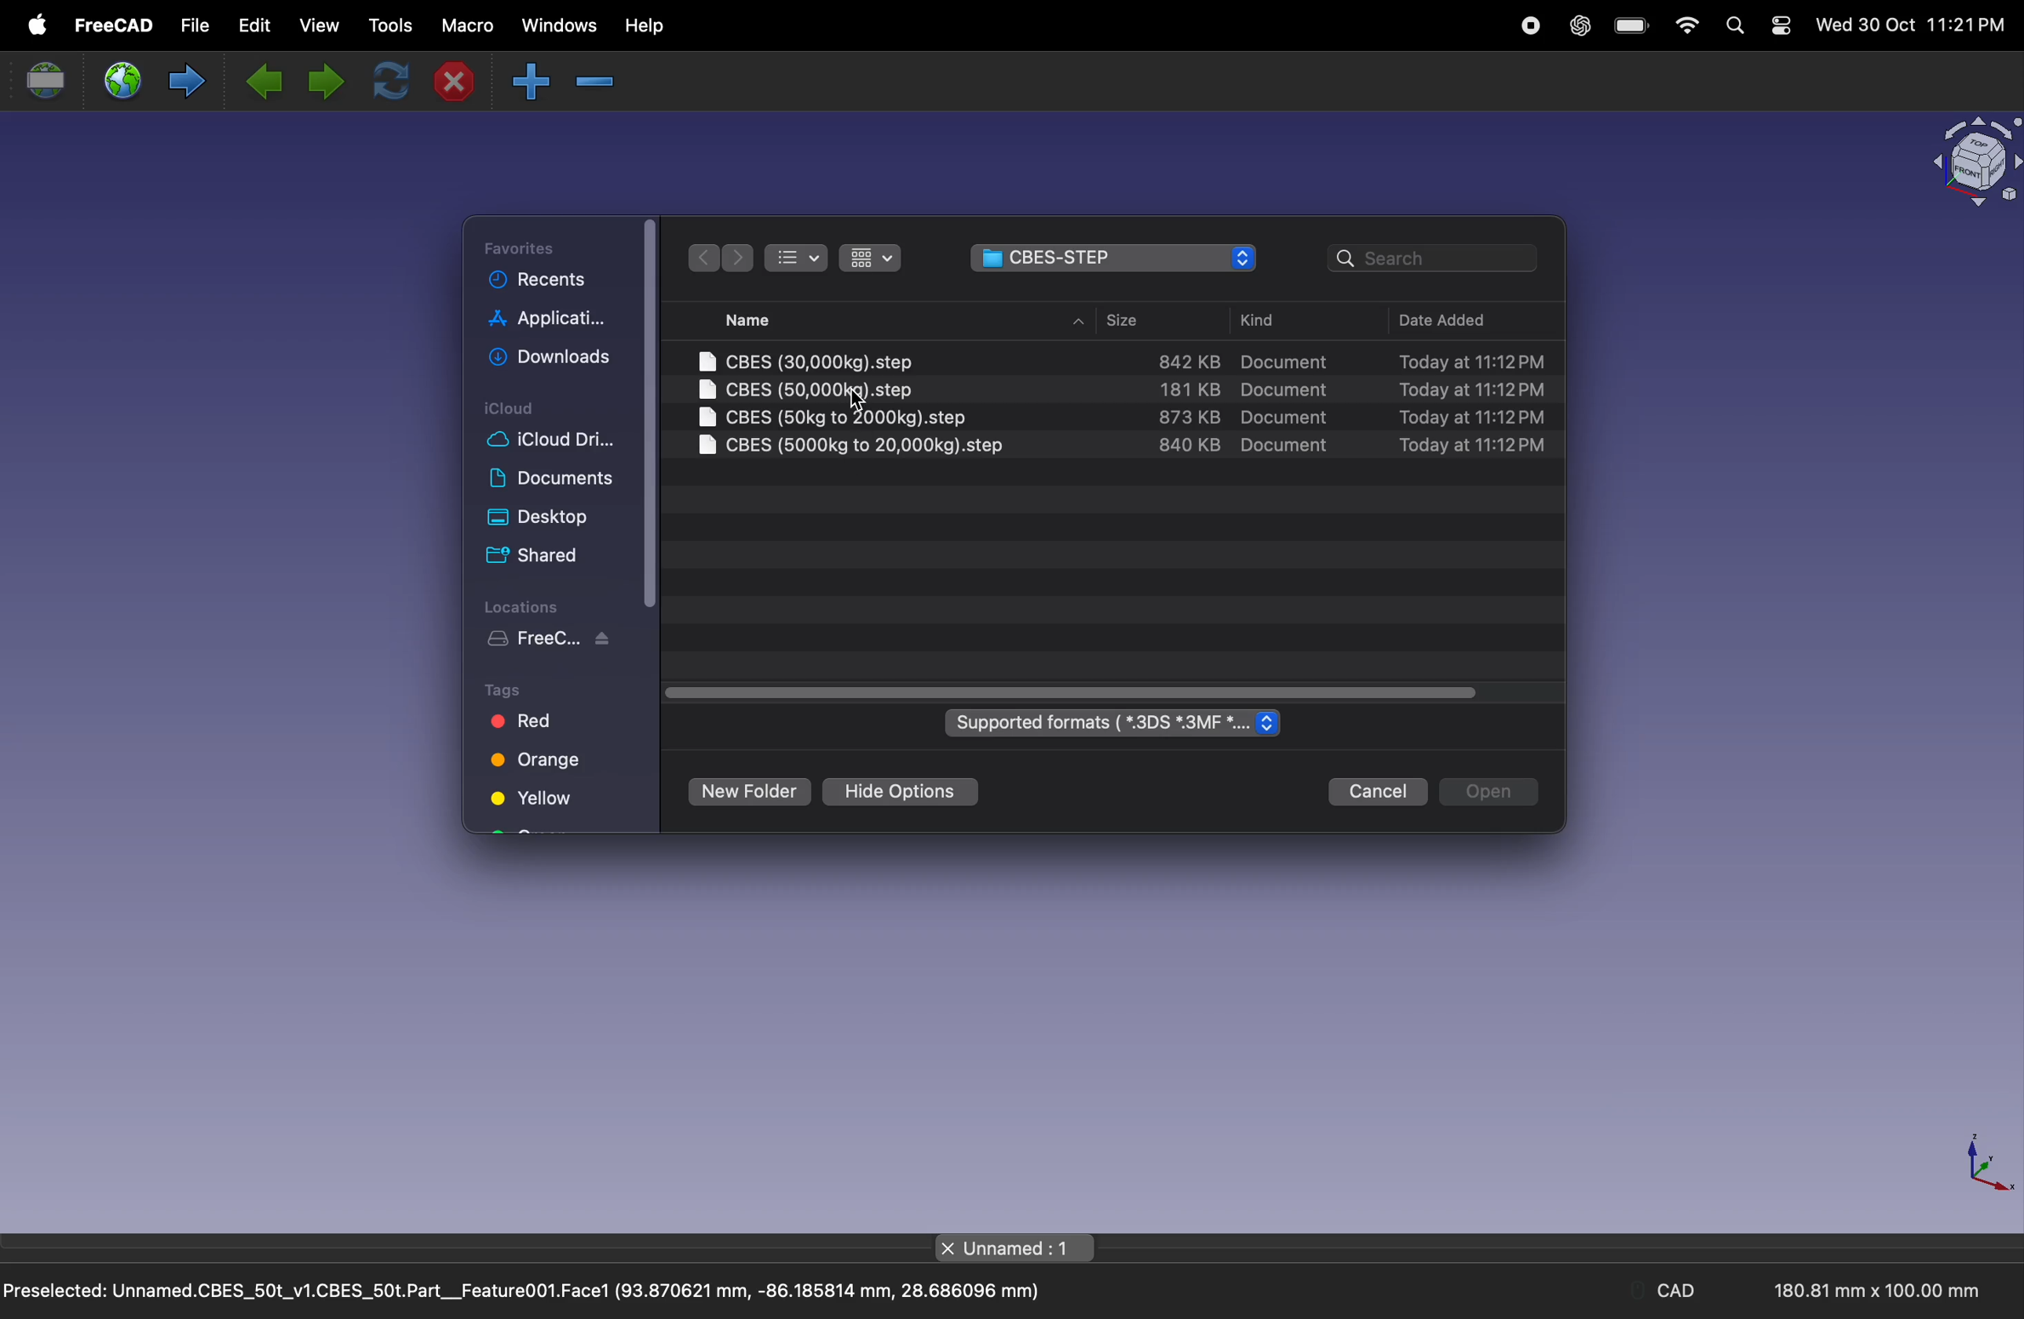 This screenshot has width=2024, height=1319. What do you see at coordinates (1017, 1248) in the screenshot?
I see `page title` at bounding box center [1017, 1248].